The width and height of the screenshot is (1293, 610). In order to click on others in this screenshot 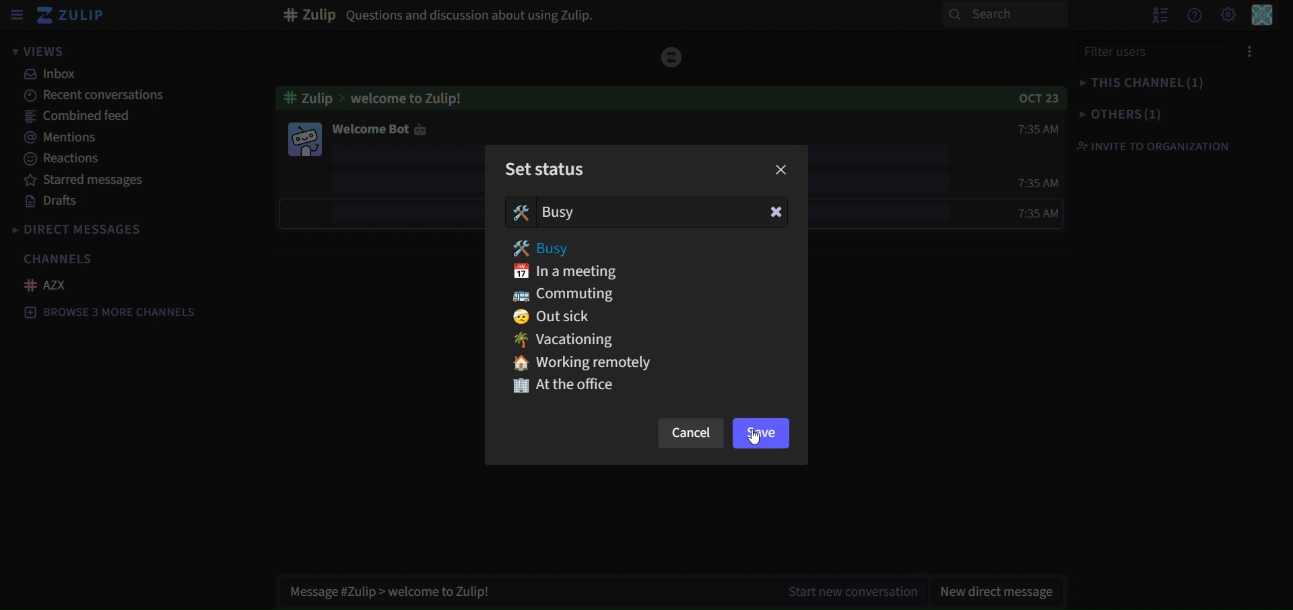, I will do `click(1120, 113)`.